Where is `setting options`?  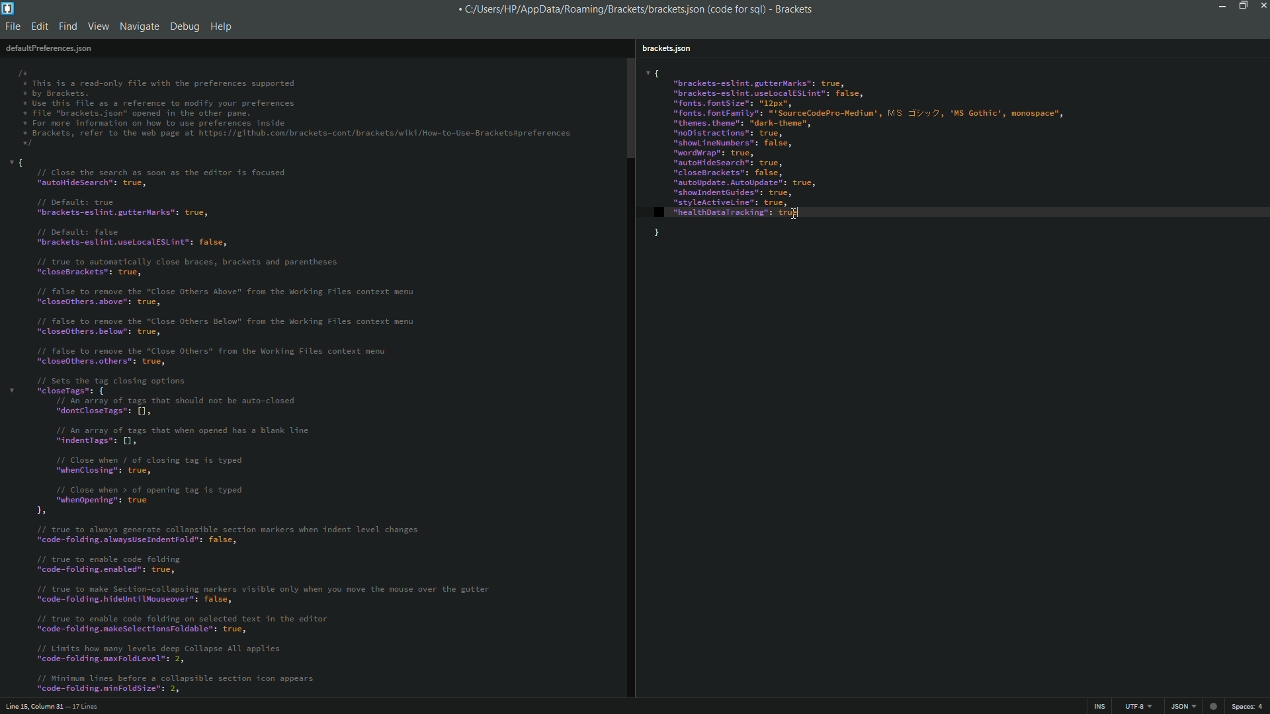
setting options is located at coordinates (905, 155).